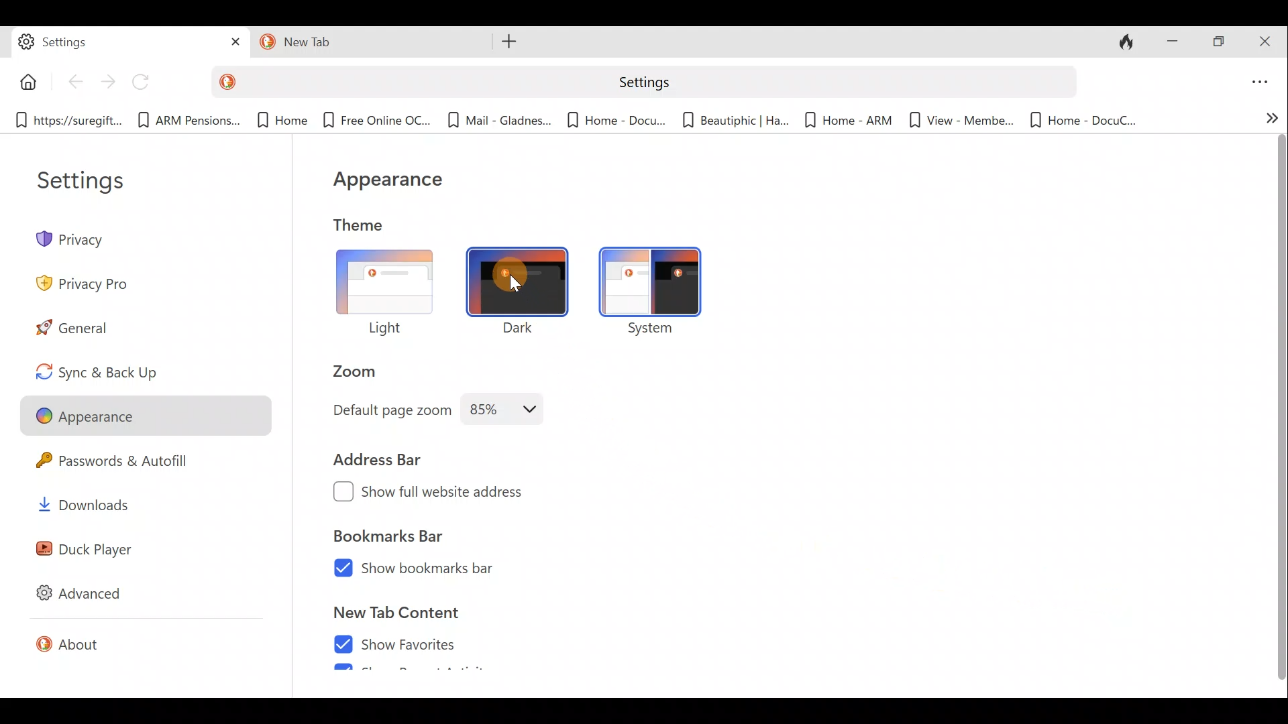 The width and height of the screenshot is (1288, 724). Describe the element at coordinates (1267, 117) in the screenshot. I see `Show more bookmarks` at that location.